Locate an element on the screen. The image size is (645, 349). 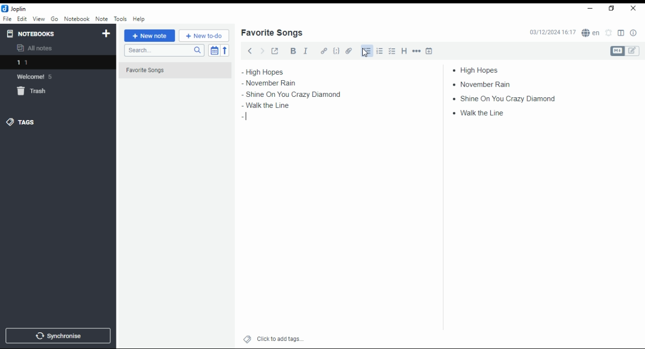
notebooks is located at coordinates (49, 33).